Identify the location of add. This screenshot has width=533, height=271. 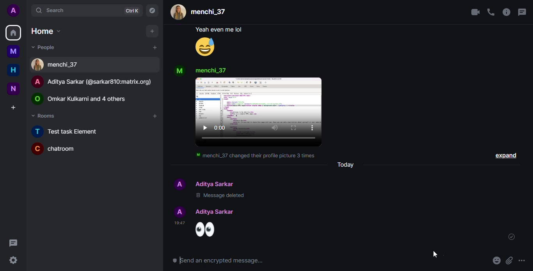
(150, 31).